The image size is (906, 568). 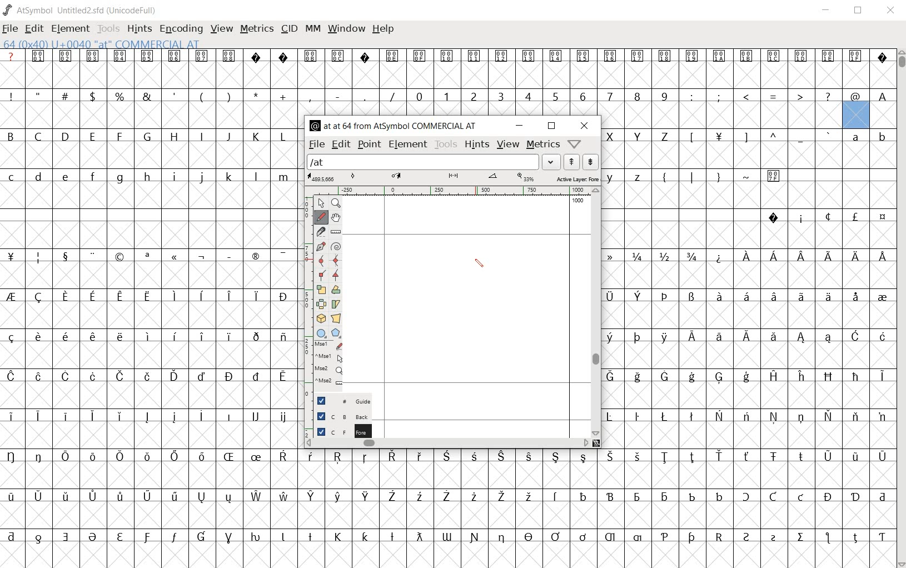 What do you see at coordinates (71, 29) in the screenshot?
I see `ELEMENT` at bounding box center [71, 29].